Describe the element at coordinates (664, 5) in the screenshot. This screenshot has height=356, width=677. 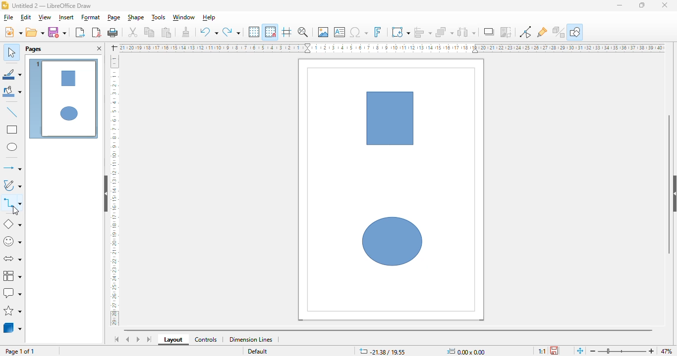
I see `close` at that location.